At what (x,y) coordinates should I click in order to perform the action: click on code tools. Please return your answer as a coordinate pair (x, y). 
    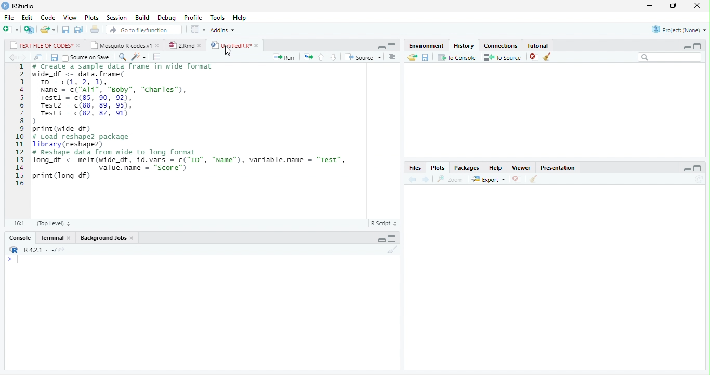
    Looking at the image, I should click on (139, 57).